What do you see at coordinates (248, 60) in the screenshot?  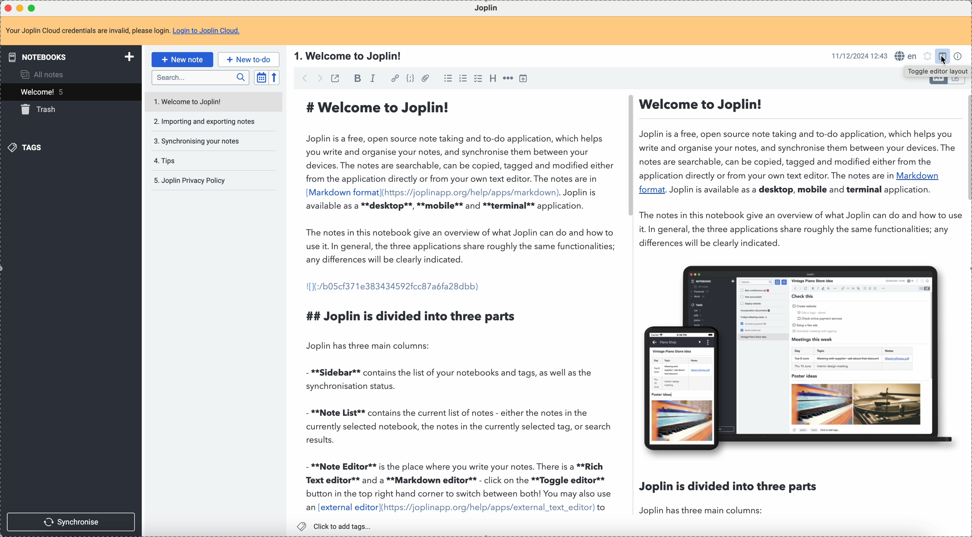 I see `new to-do` at bounding box center [248, 60].